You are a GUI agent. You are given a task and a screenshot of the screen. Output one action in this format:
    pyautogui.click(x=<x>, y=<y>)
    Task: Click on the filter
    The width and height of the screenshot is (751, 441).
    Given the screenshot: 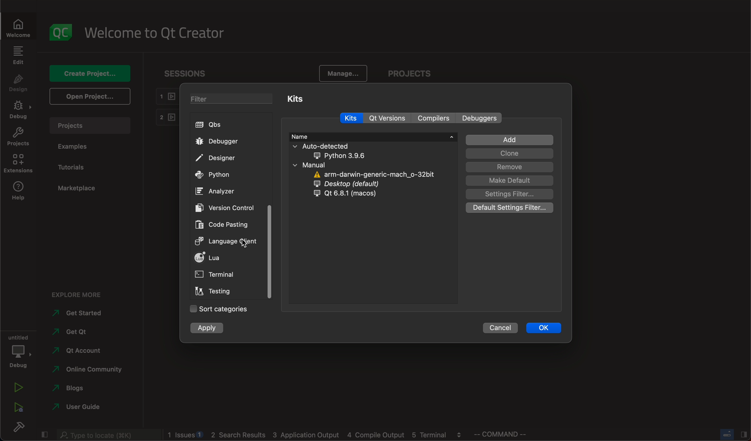 What is the action you would take?
    pyautogui.click(x=510, y=194)
    